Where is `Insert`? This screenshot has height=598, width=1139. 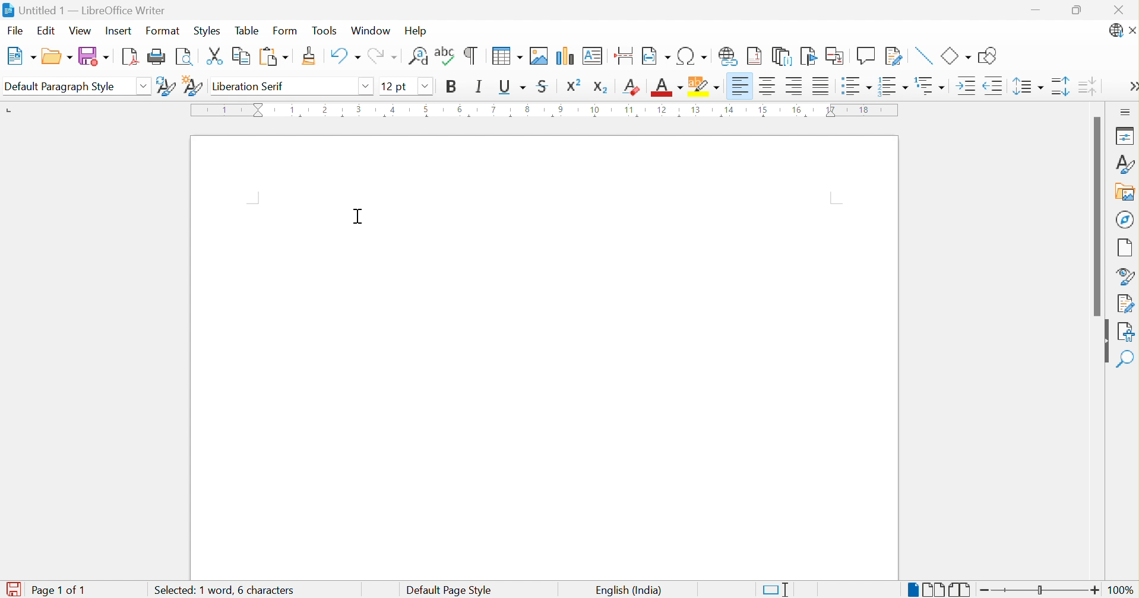 Insert is located at coordinates (121, 33).